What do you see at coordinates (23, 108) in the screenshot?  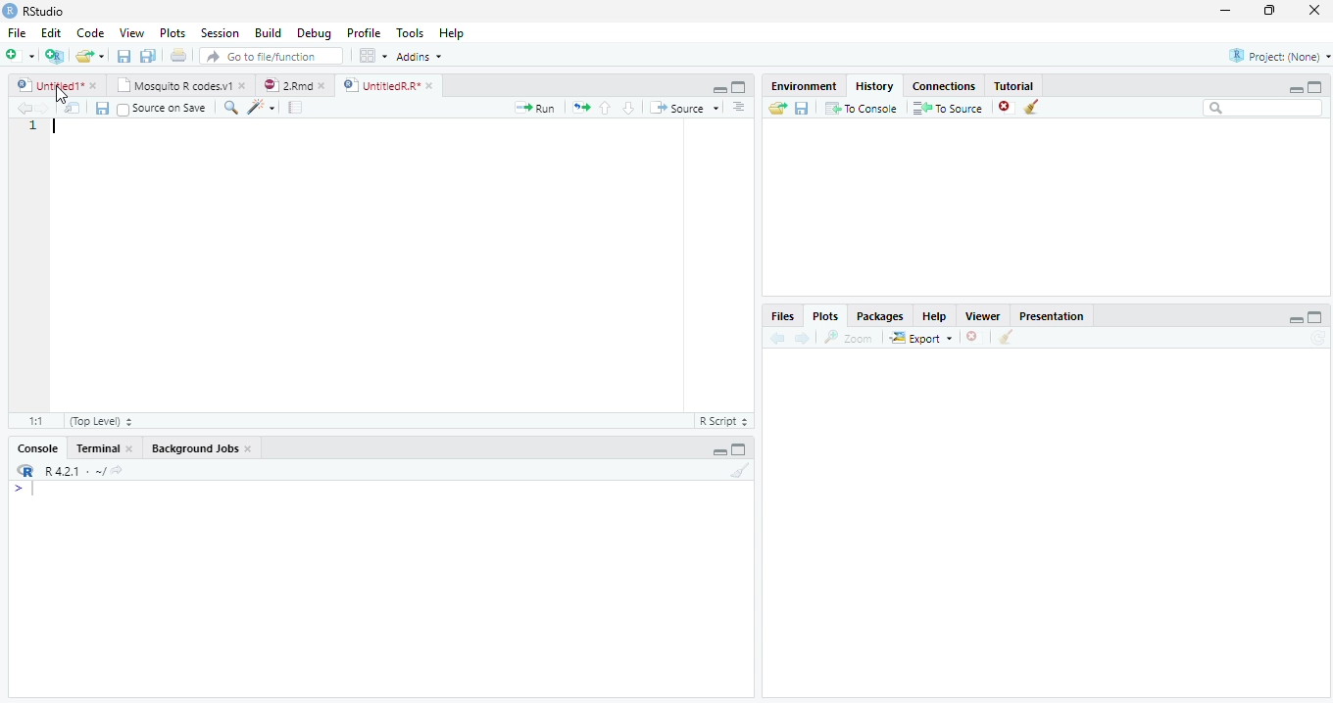 I see `Back` at bounding box center [23, 108].